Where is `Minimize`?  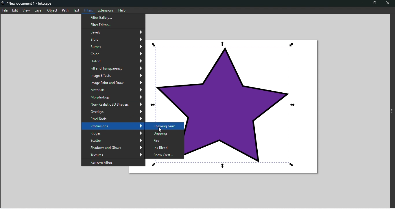 Minimize is located at coordinates (362, 4).